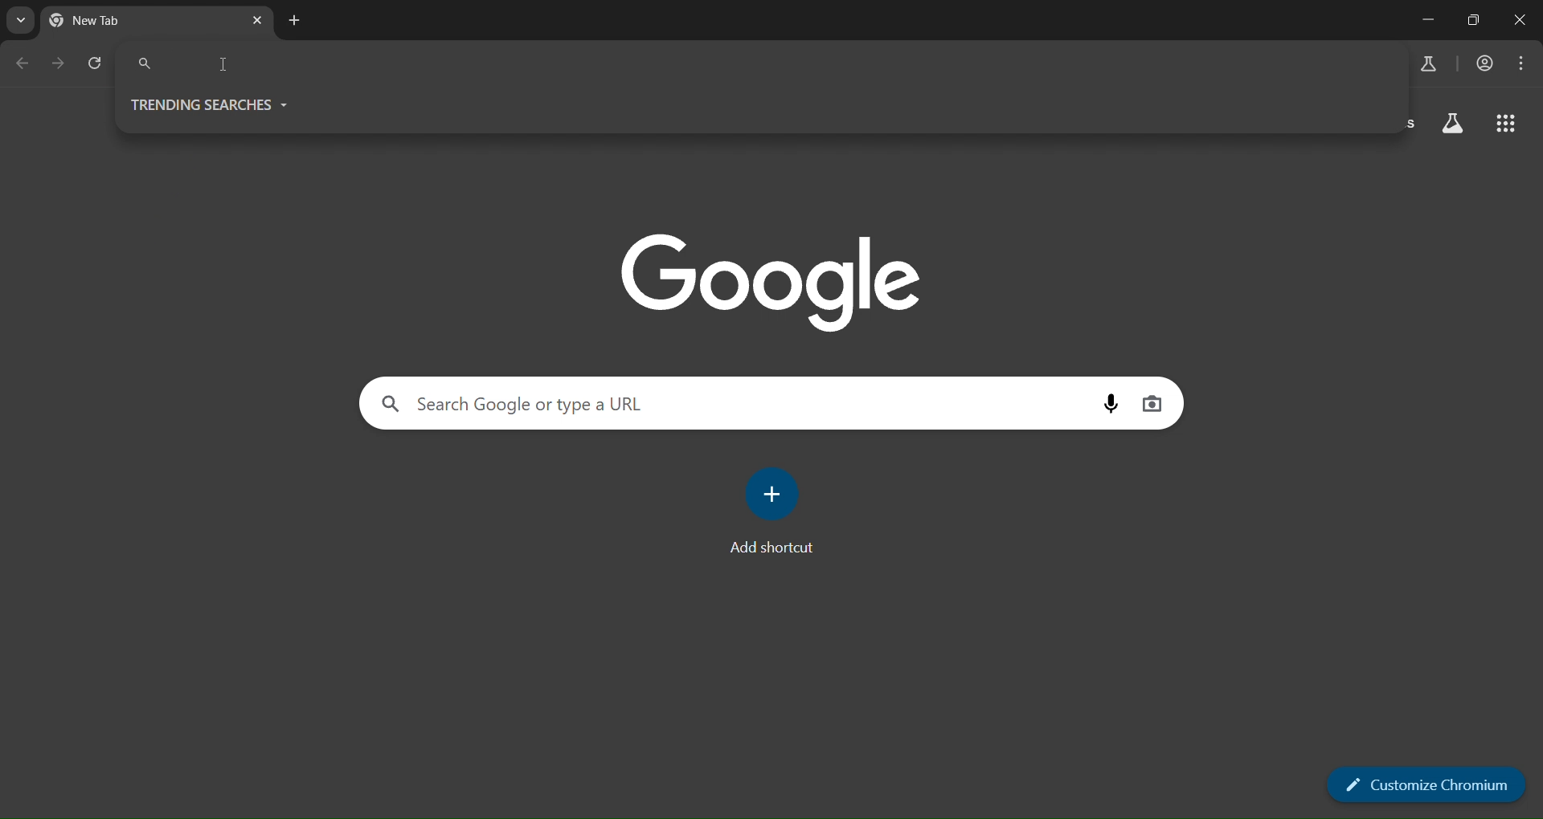  Describe the element at coordinates (1453, 125) in the screenshot. I see `search labs` at that location.